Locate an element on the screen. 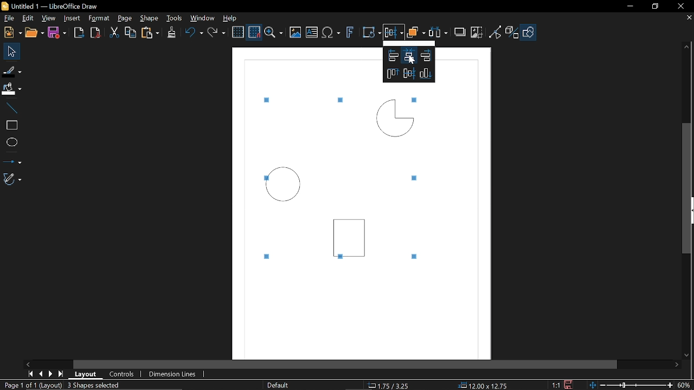 This screenshot has width=694, height=390. Next page is located at coordinates (50, 374).